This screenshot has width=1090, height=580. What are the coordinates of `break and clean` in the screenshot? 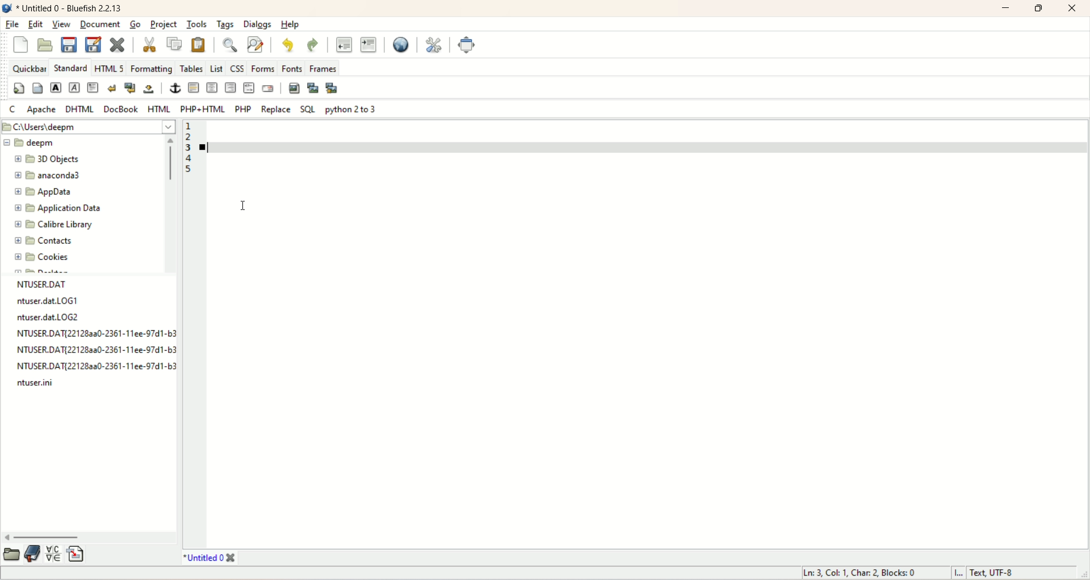 It's located at (131, 89).